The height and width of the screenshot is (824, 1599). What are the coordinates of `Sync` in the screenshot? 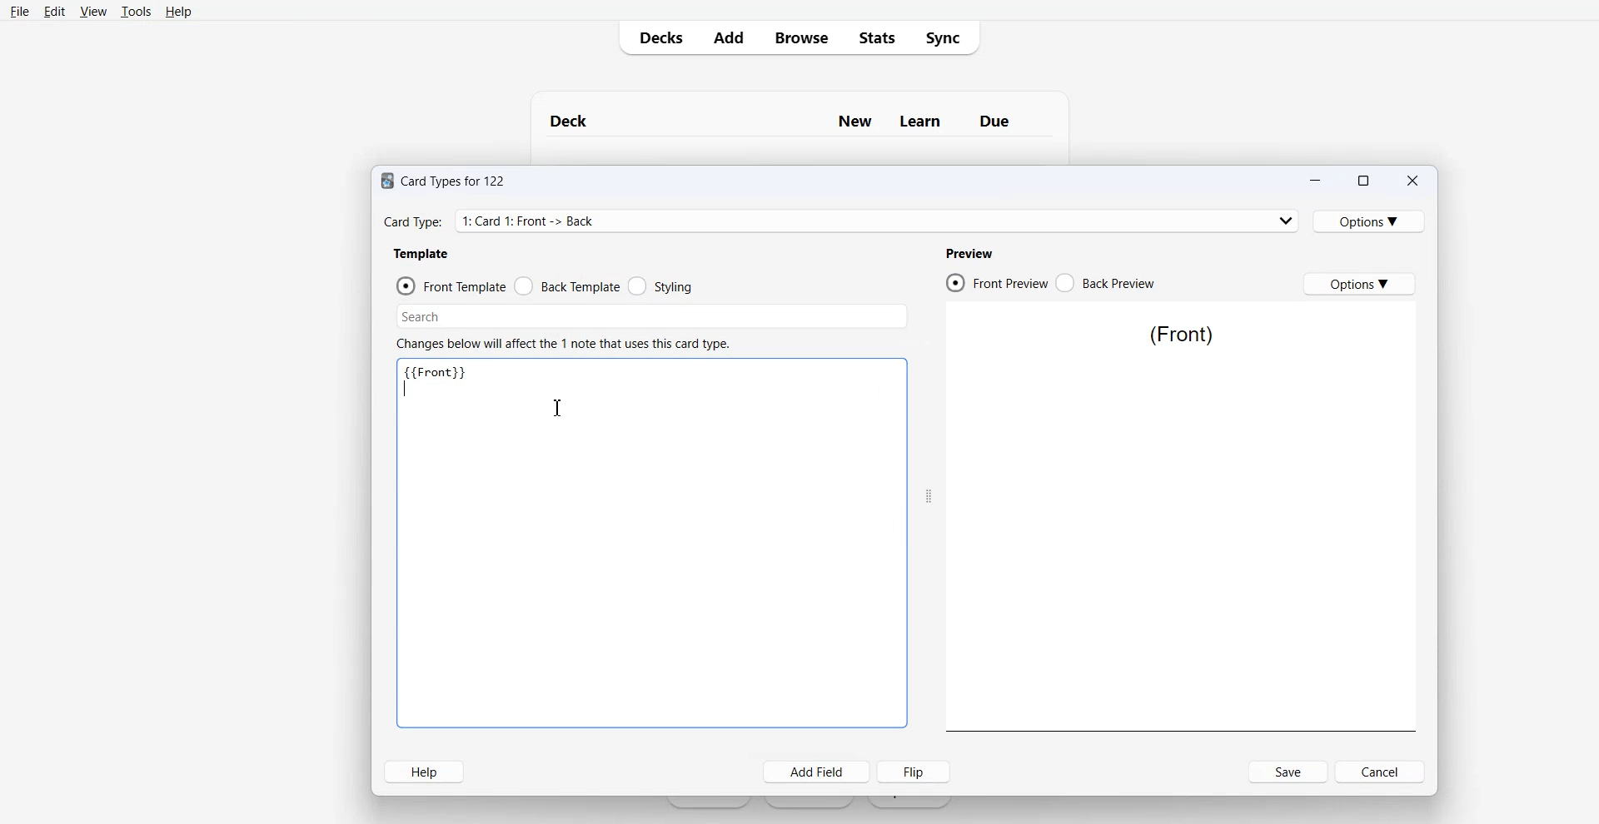 It's located at (949, 37).